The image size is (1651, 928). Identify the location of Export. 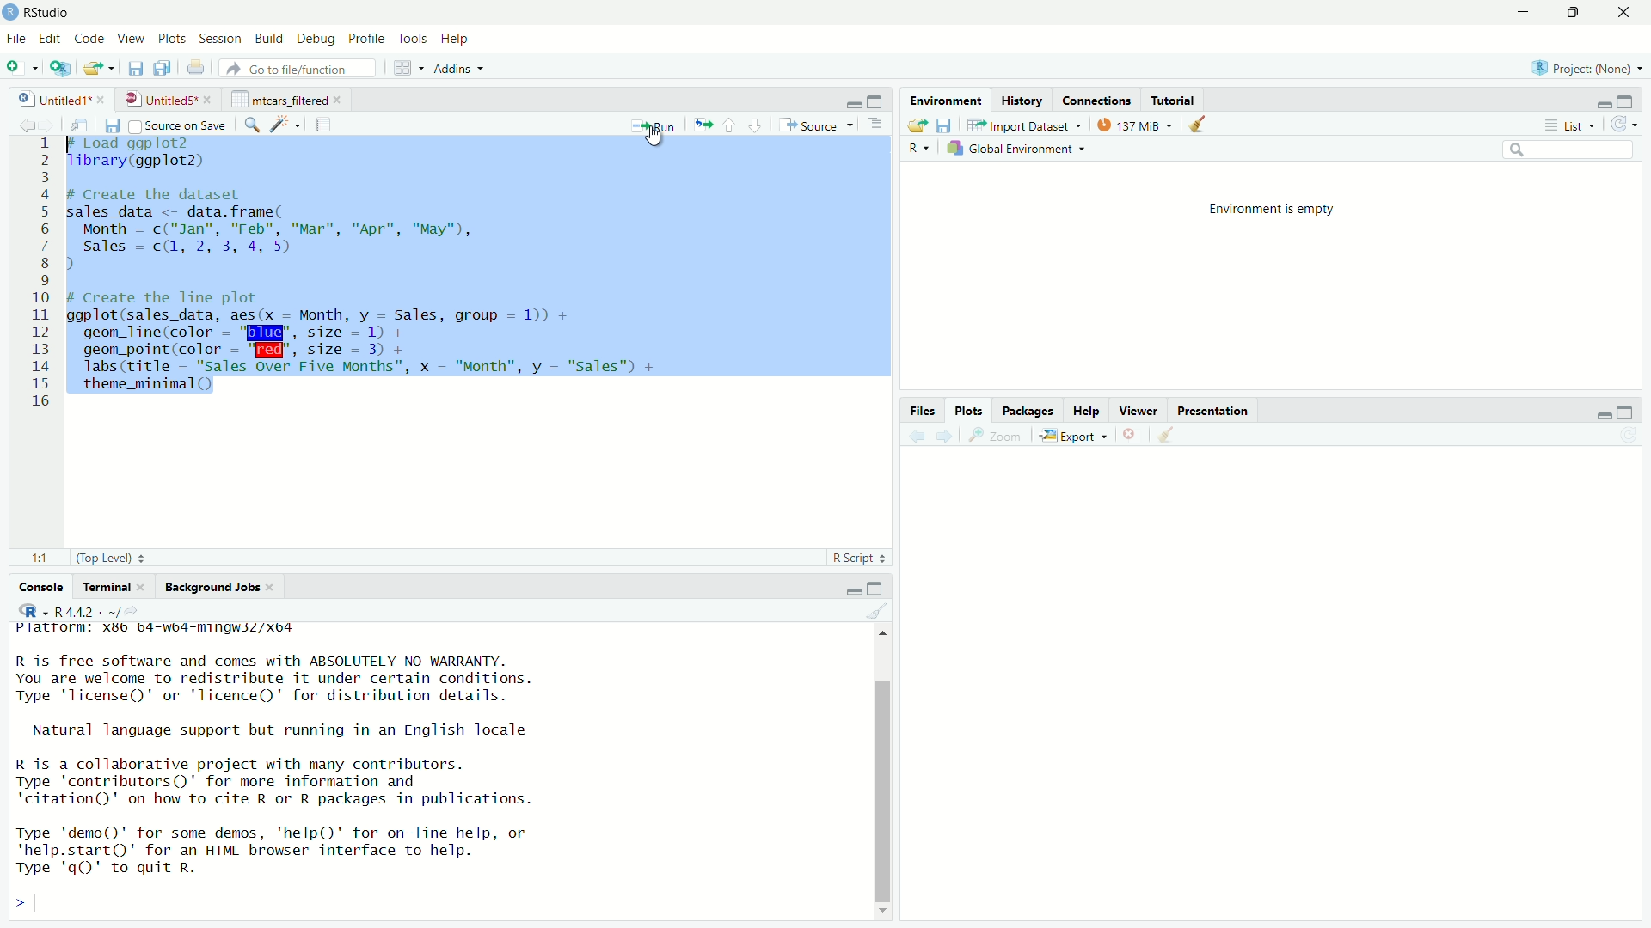
(1072, 437).